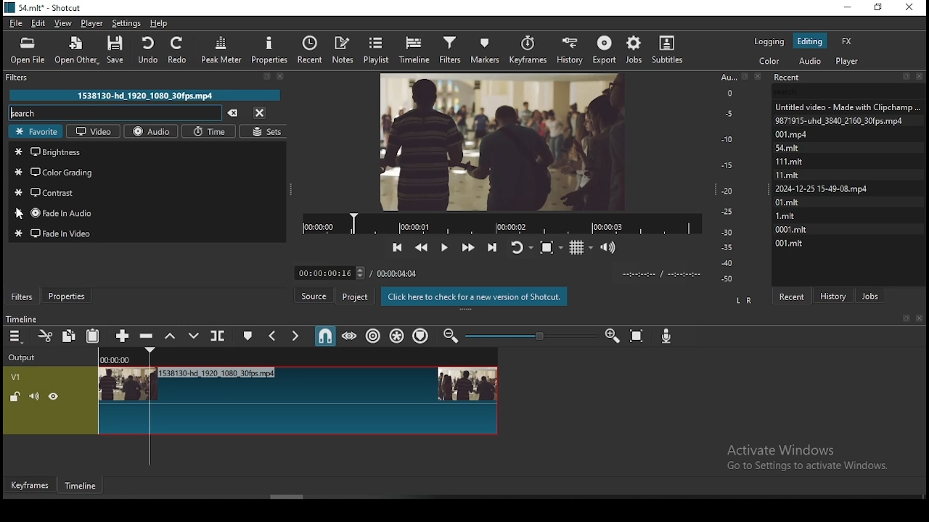 The image size is (929, 522). Describe the element at coordinates (673, 50) in the screenshot. I see `subtitles` at that location.